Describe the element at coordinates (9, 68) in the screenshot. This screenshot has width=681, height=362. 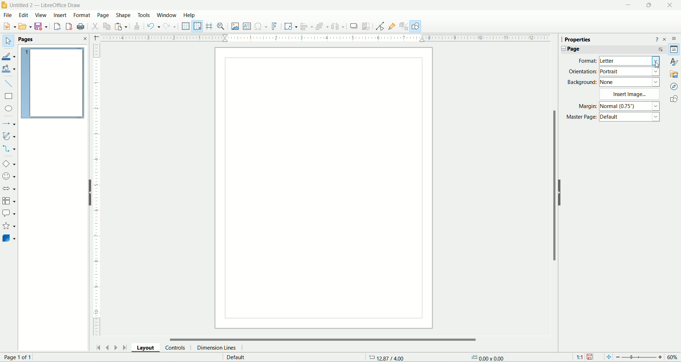
I see `fill color` at that location.